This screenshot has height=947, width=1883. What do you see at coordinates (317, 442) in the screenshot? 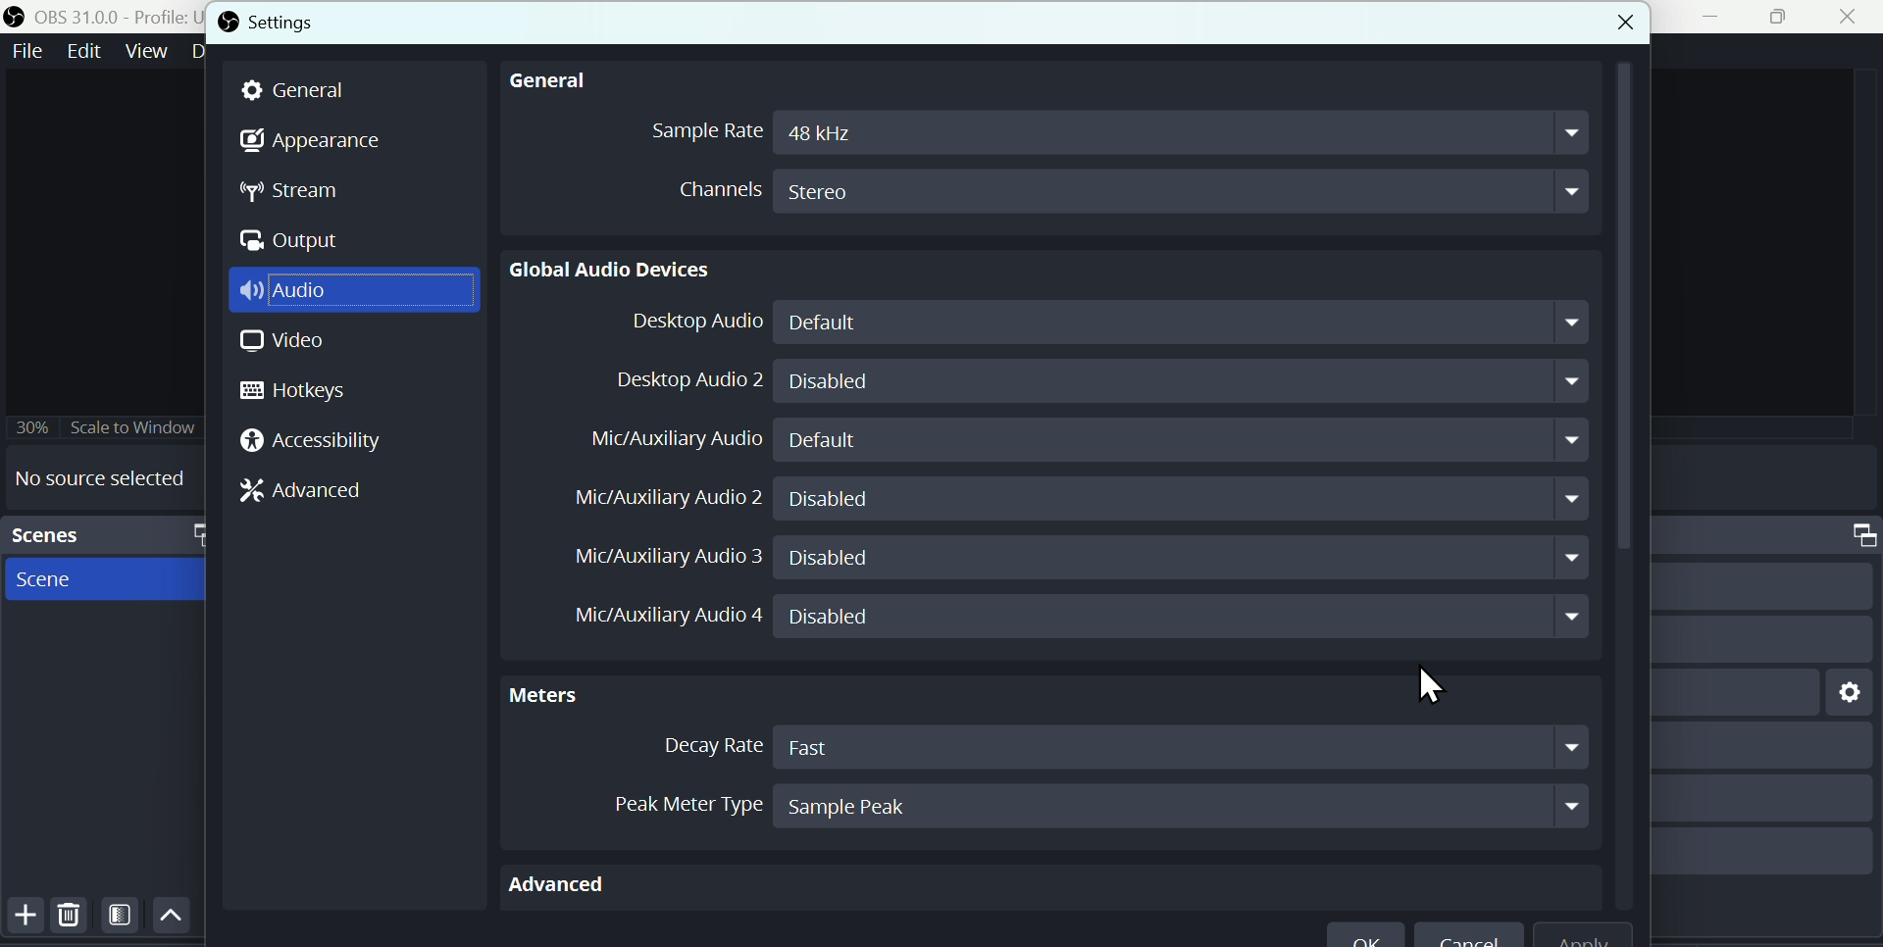
I see `Accessibility` at bounding box center [317, 442].